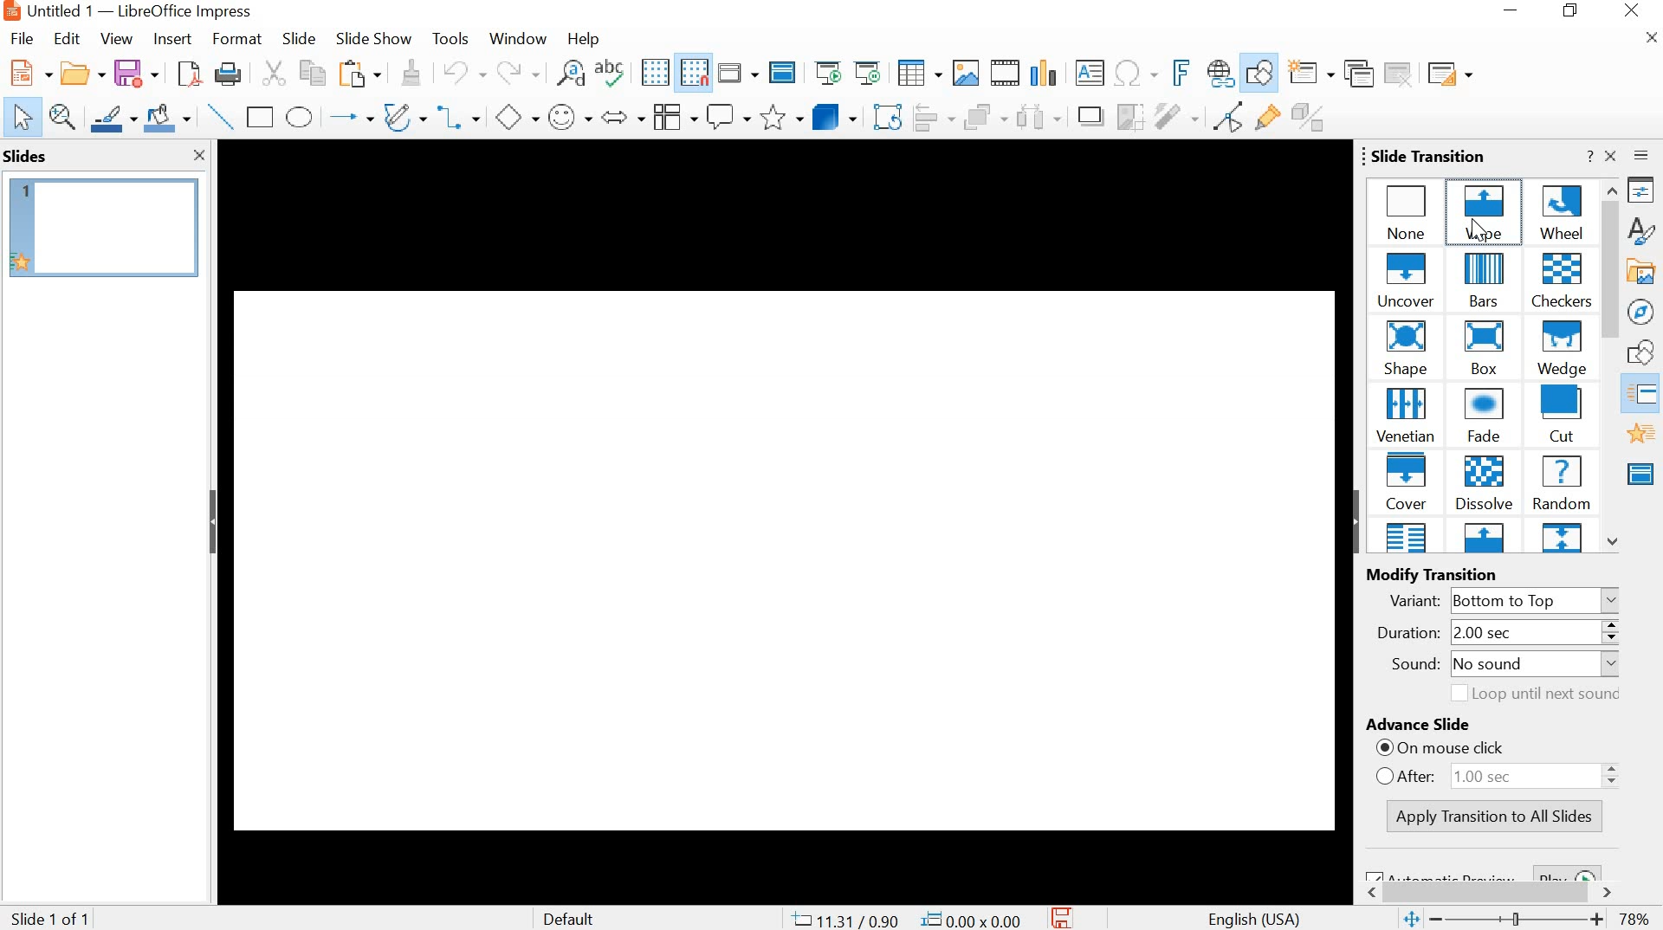  I want to click on WHEEL, so click(1561, 211).